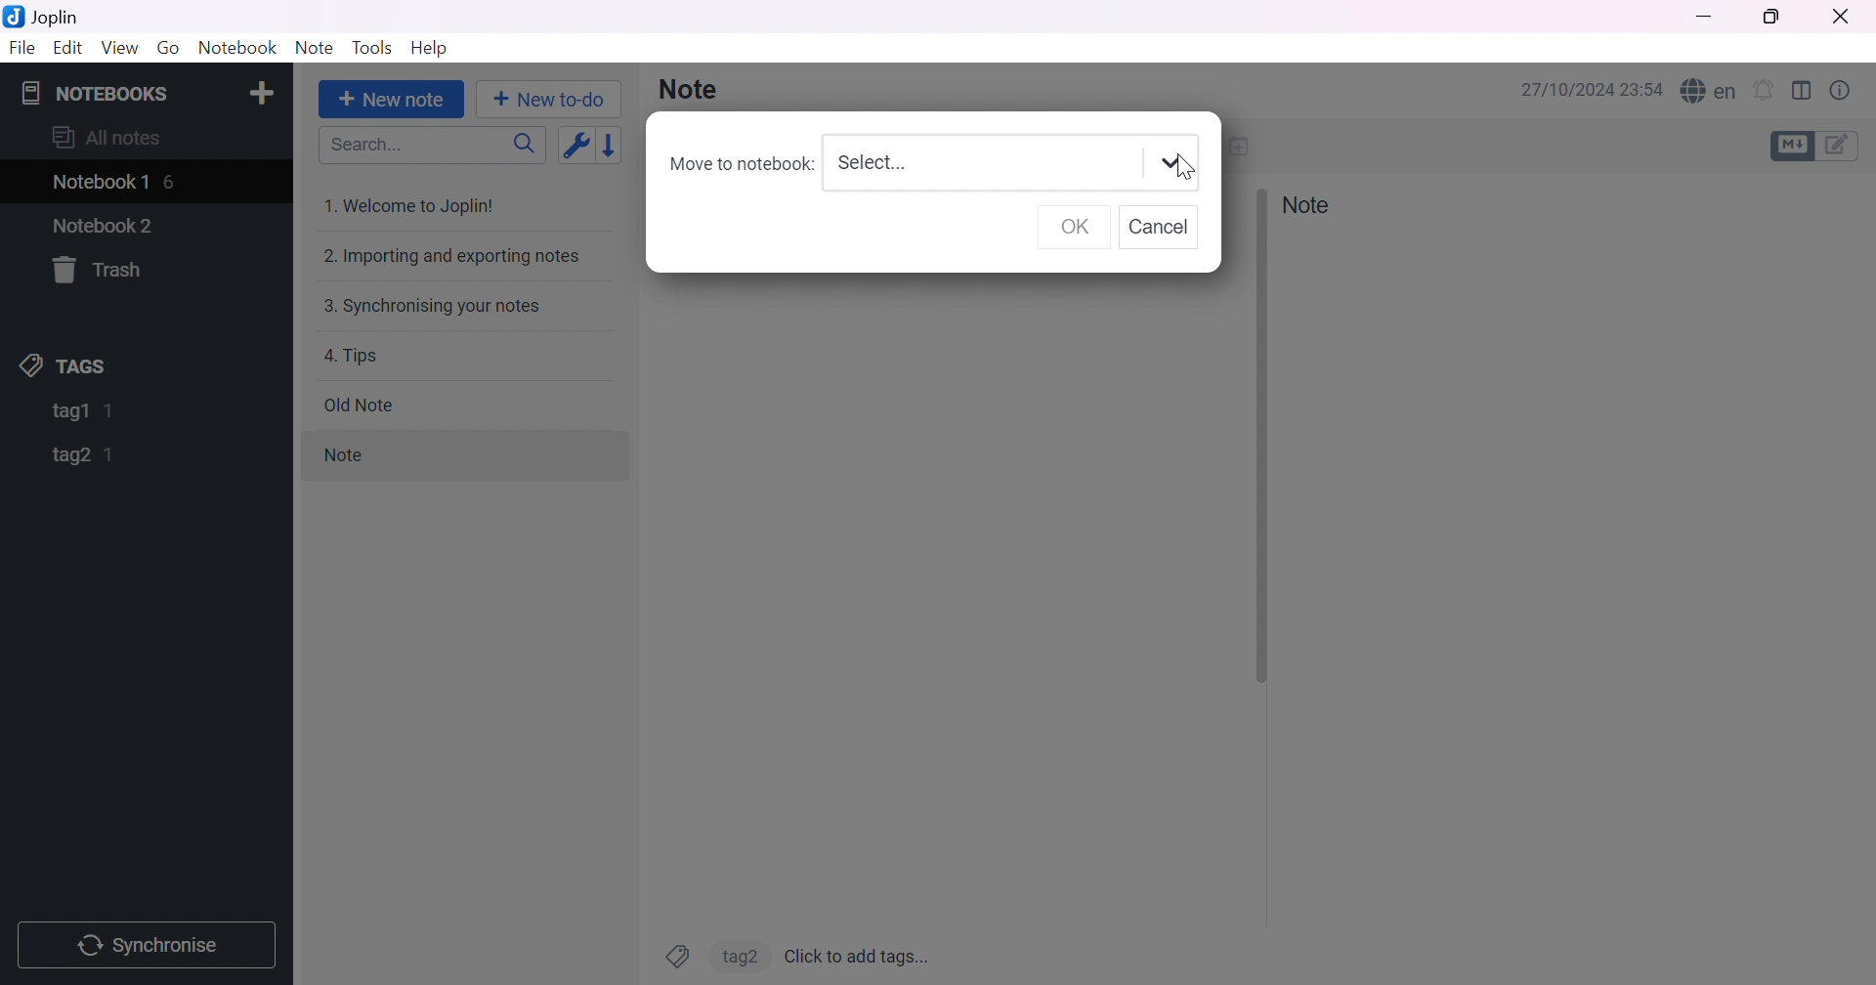 The image size is (1876, 985). What do you see at coordinates (1846, 90) in the screenshot?
I see `Note properties` at bounding box center [1846, 90].